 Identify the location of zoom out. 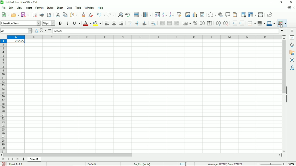
(258, 164).